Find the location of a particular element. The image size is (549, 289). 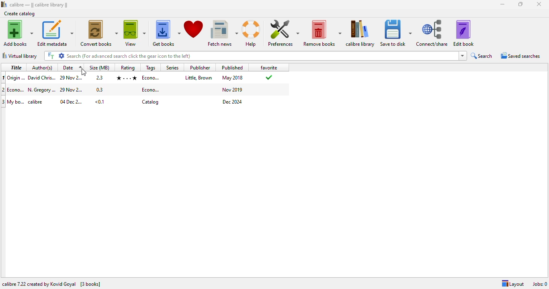

author is located at coordinates (39, 102).